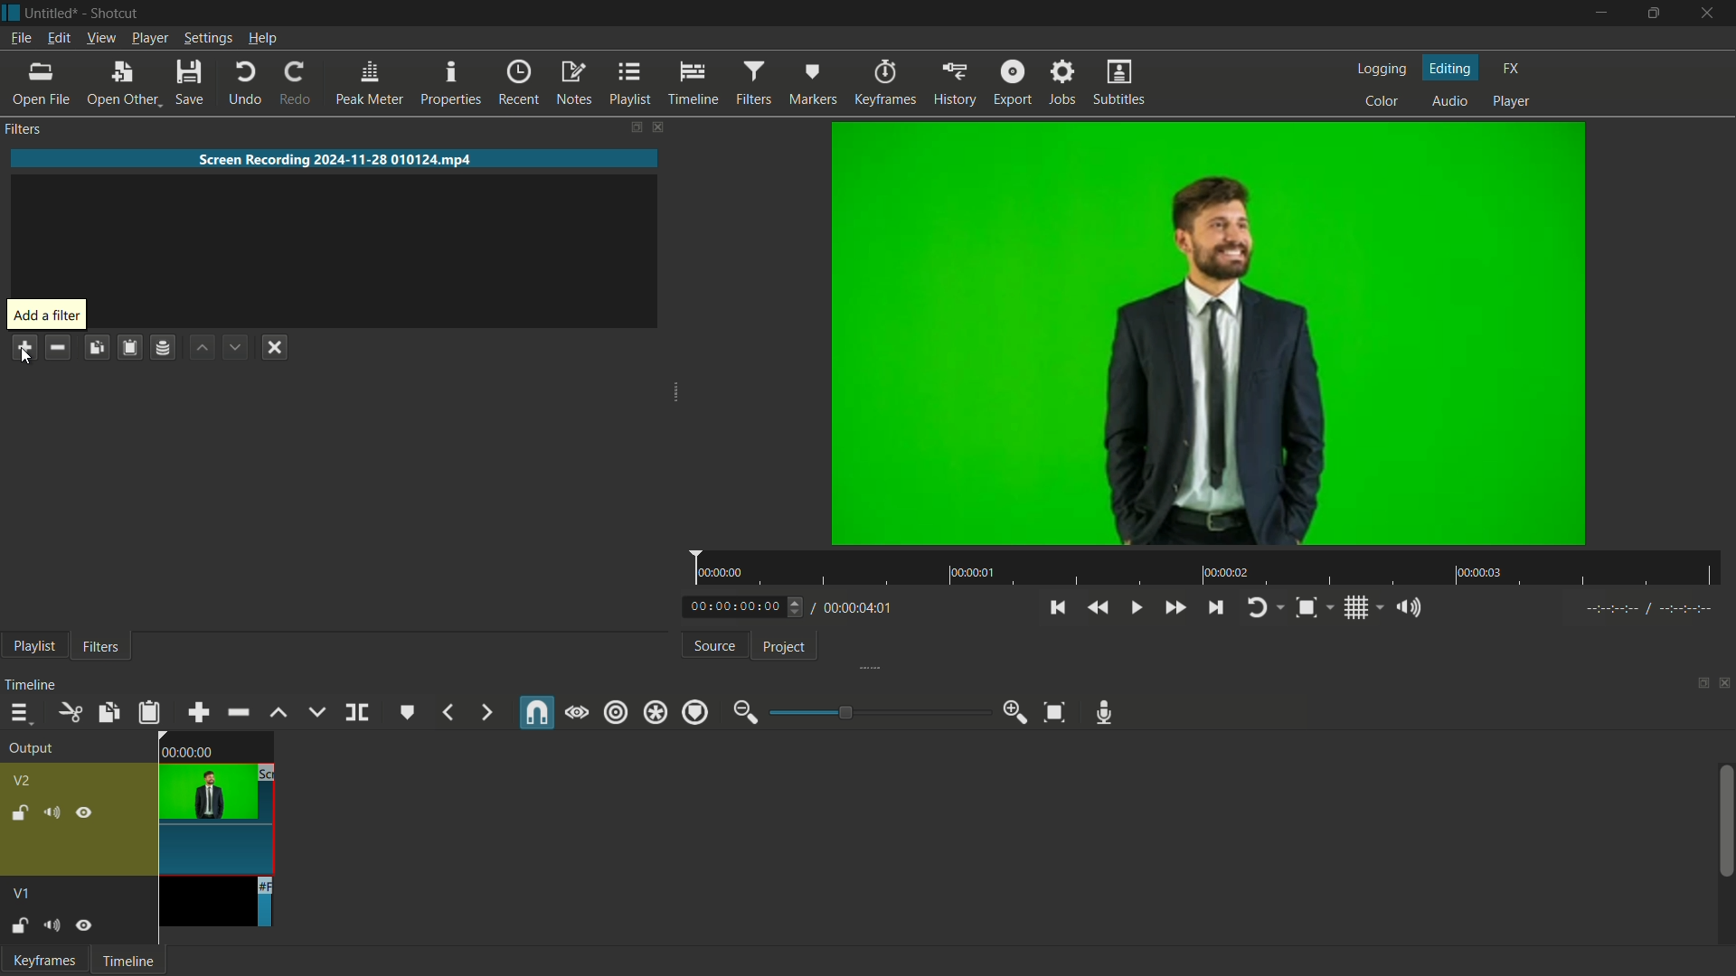  What do you see at coordinates (18, 812) in the screenshot?
I see `lock` at bounding box center [18, 812].